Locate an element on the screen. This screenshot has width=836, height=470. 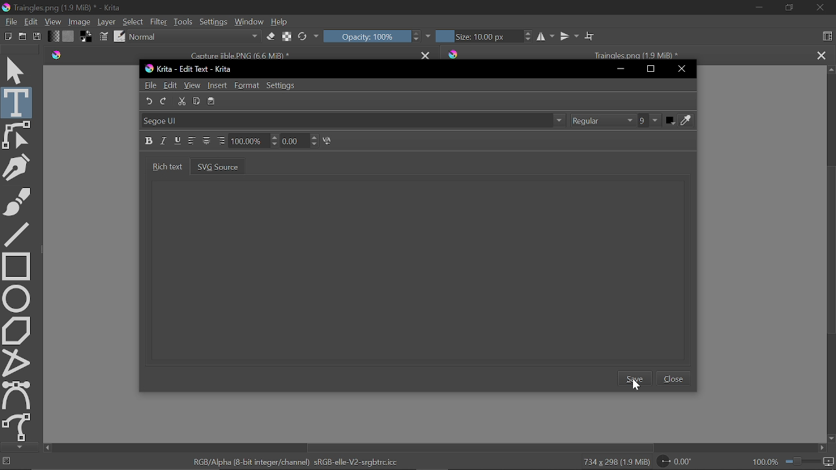
Traingles.png (1.9 MiB) * is located at coordinates (626, 53).